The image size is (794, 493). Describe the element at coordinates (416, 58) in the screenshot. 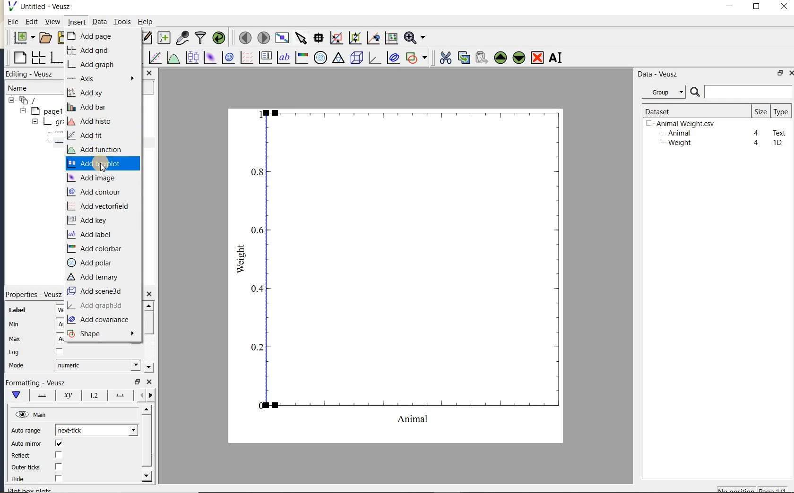

I see `add a shape to the plot` at that location.